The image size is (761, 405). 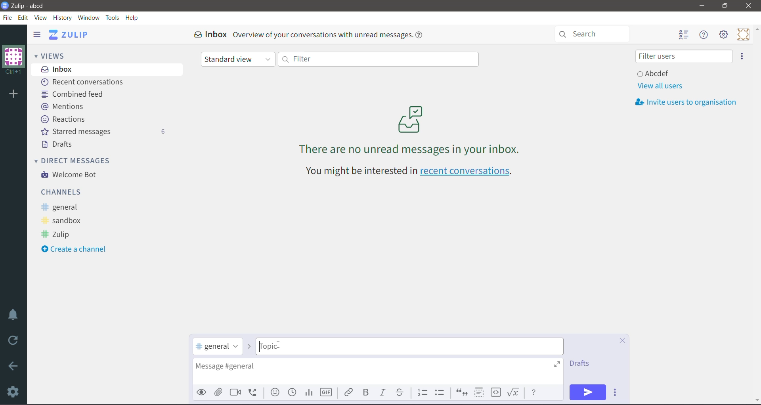 I want to click on Personal Menu, so click(x=743, y=34).